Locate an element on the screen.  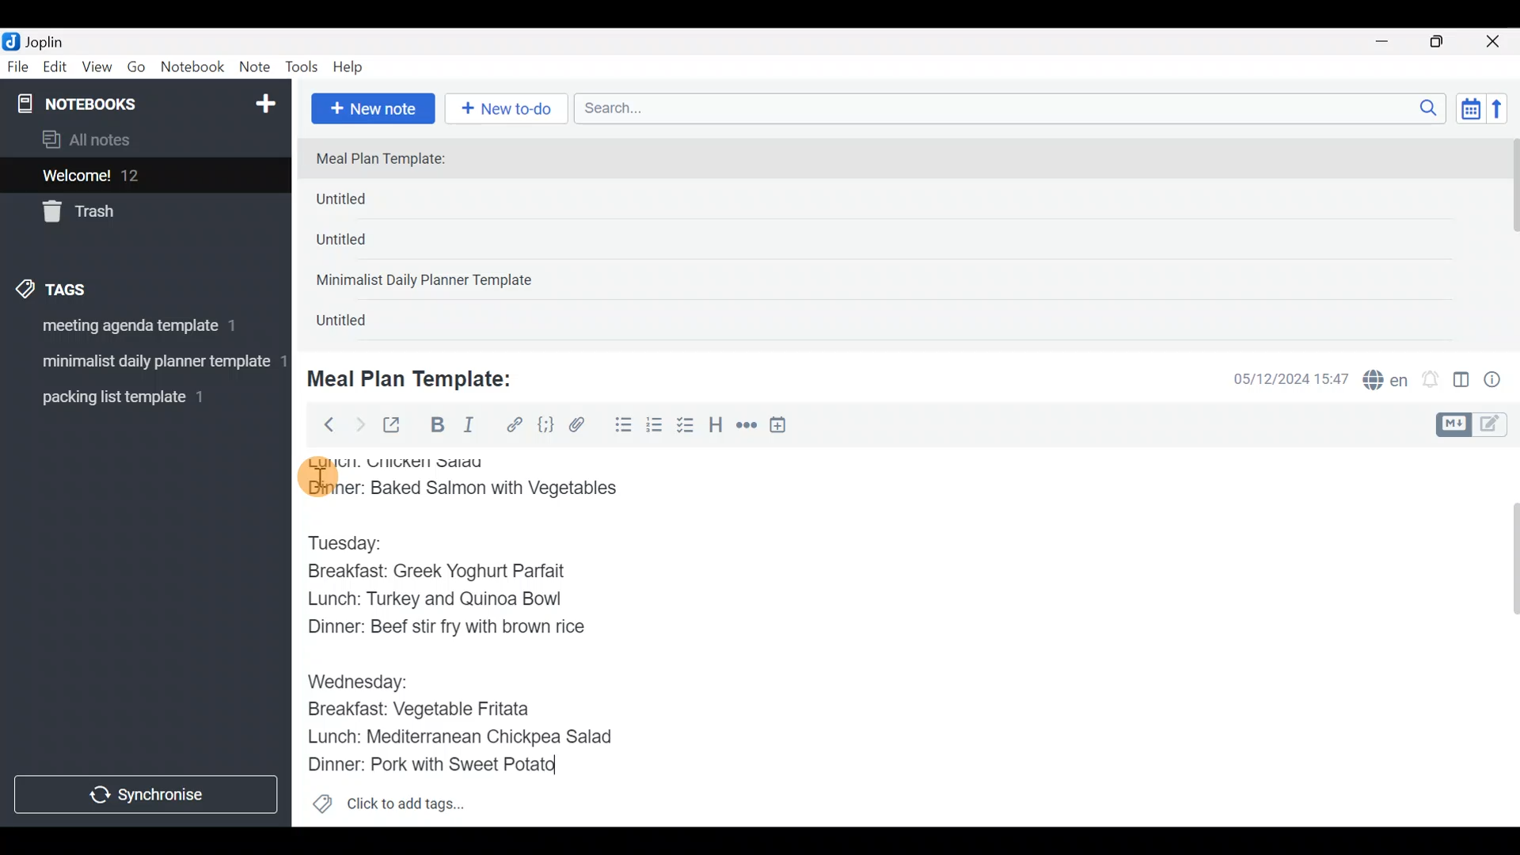
Go is located at coordinates (136, 70).